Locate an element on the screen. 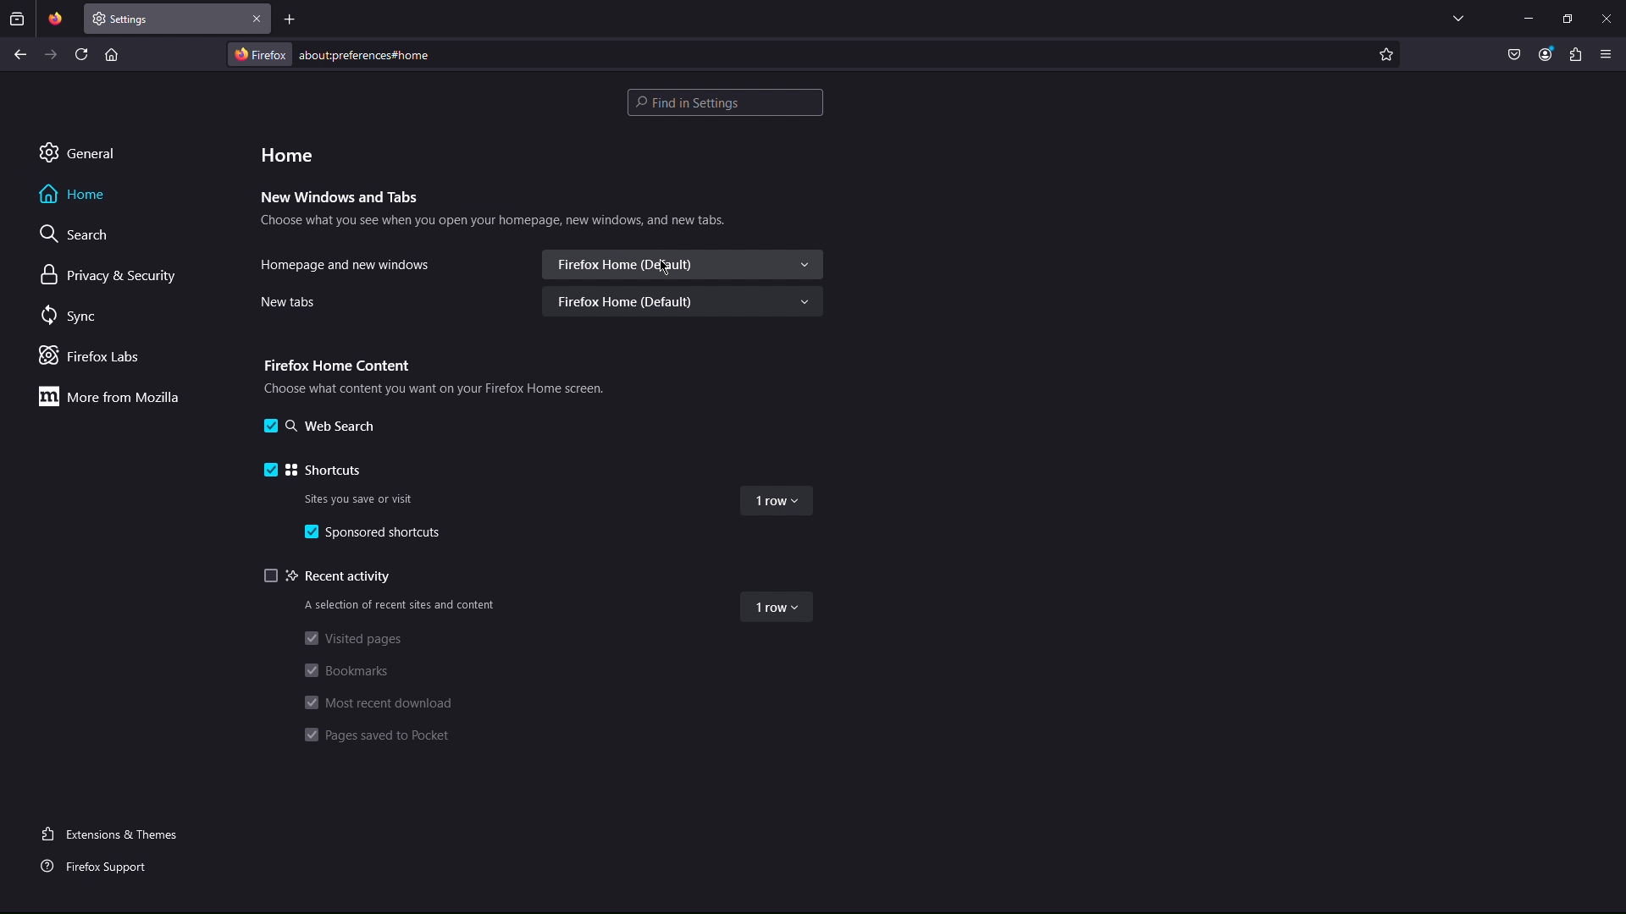 This screenshot has width=1626, height=914. Plugin is located at coordinates (1576, 56).